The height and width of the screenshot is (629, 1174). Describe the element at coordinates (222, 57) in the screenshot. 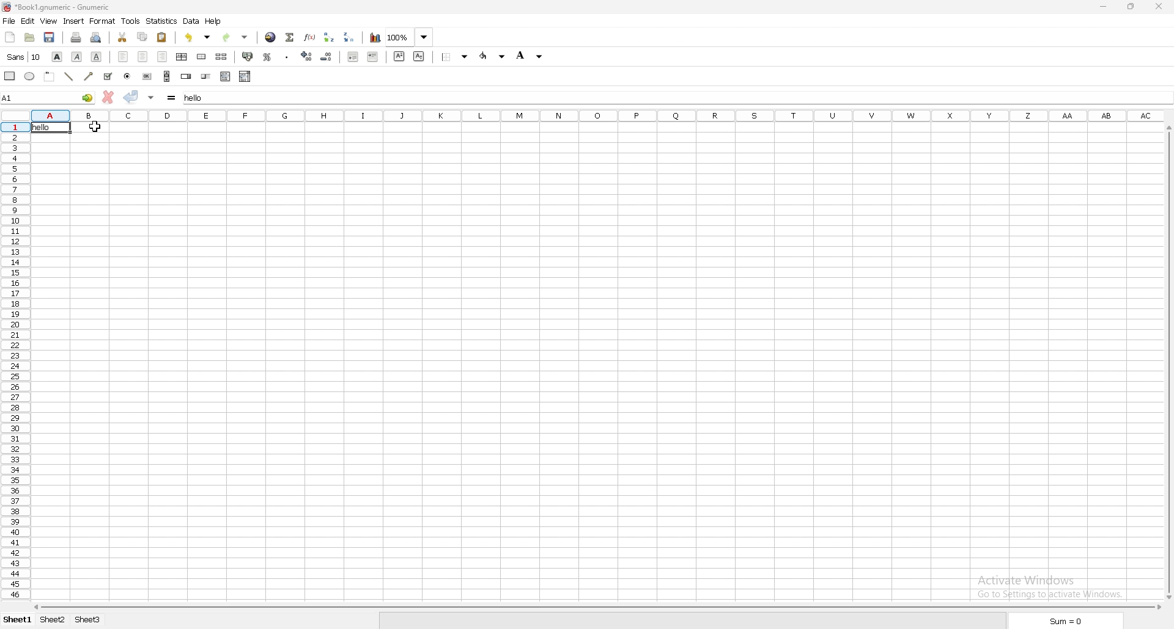

I see `split merged` at that location.